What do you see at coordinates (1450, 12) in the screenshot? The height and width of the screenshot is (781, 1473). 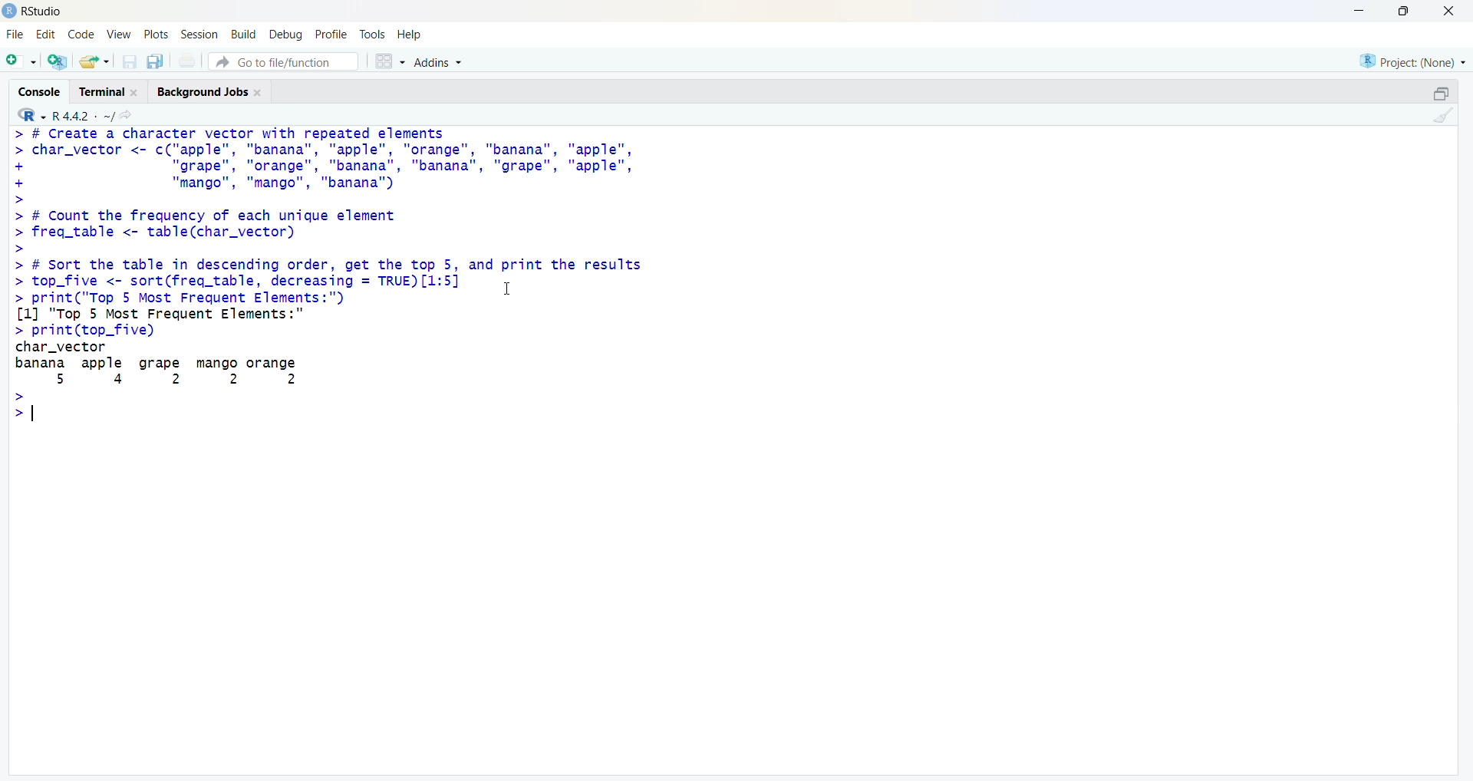 I see `Close` at bounding box center [1450, 12].